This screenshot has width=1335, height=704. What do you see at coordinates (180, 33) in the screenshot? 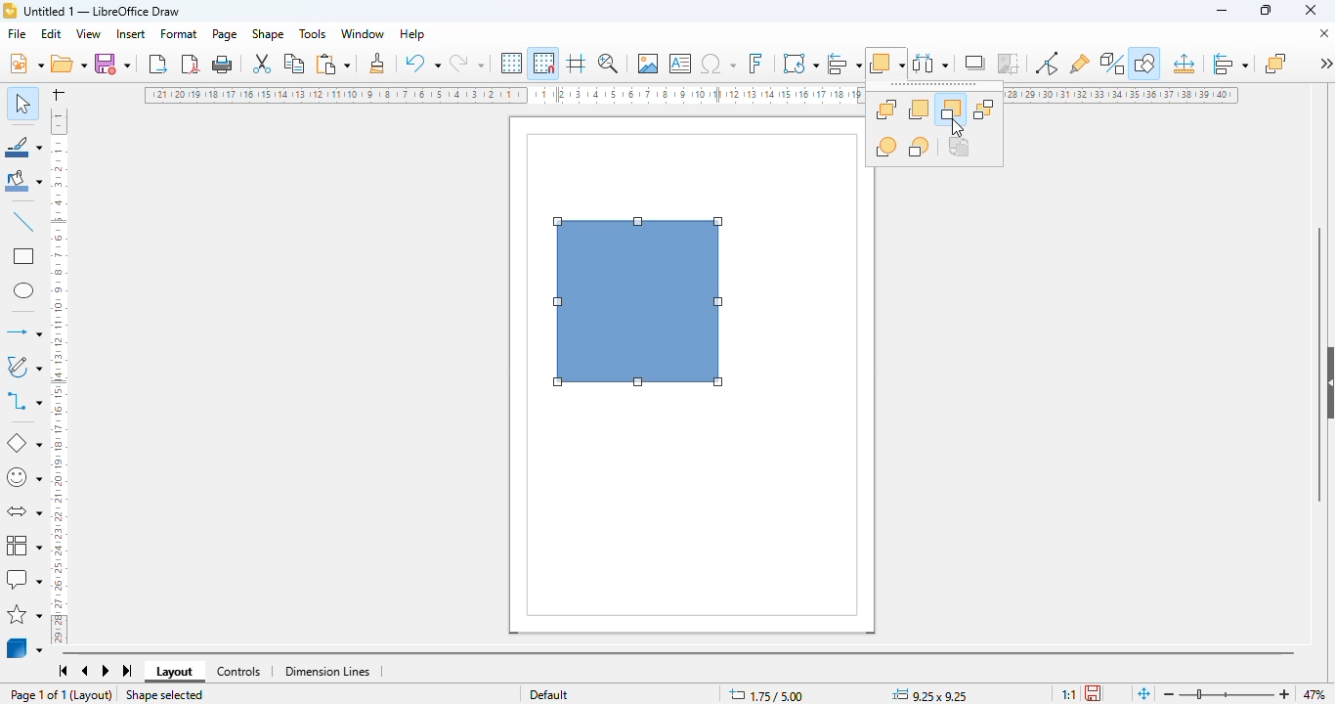
I see `format` at bounding box center [180, 33].